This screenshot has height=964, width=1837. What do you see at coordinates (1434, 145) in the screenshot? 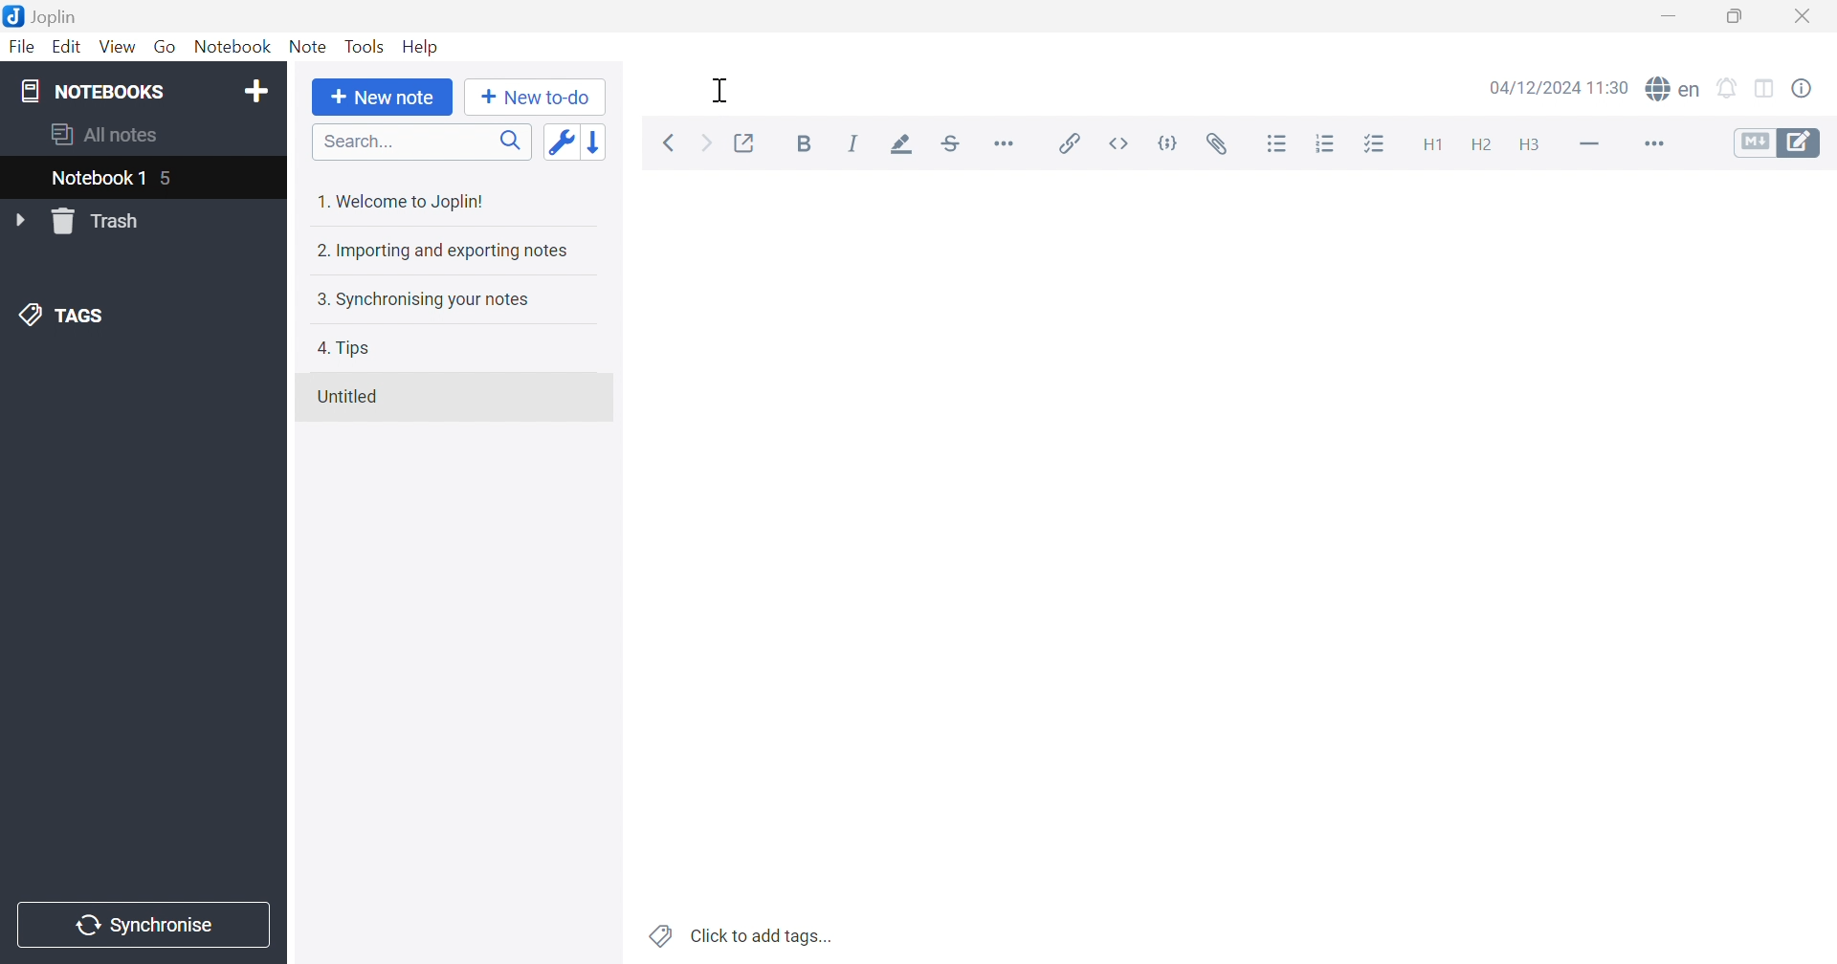
I see `Heading 1` at bounding box center [1434, 145].